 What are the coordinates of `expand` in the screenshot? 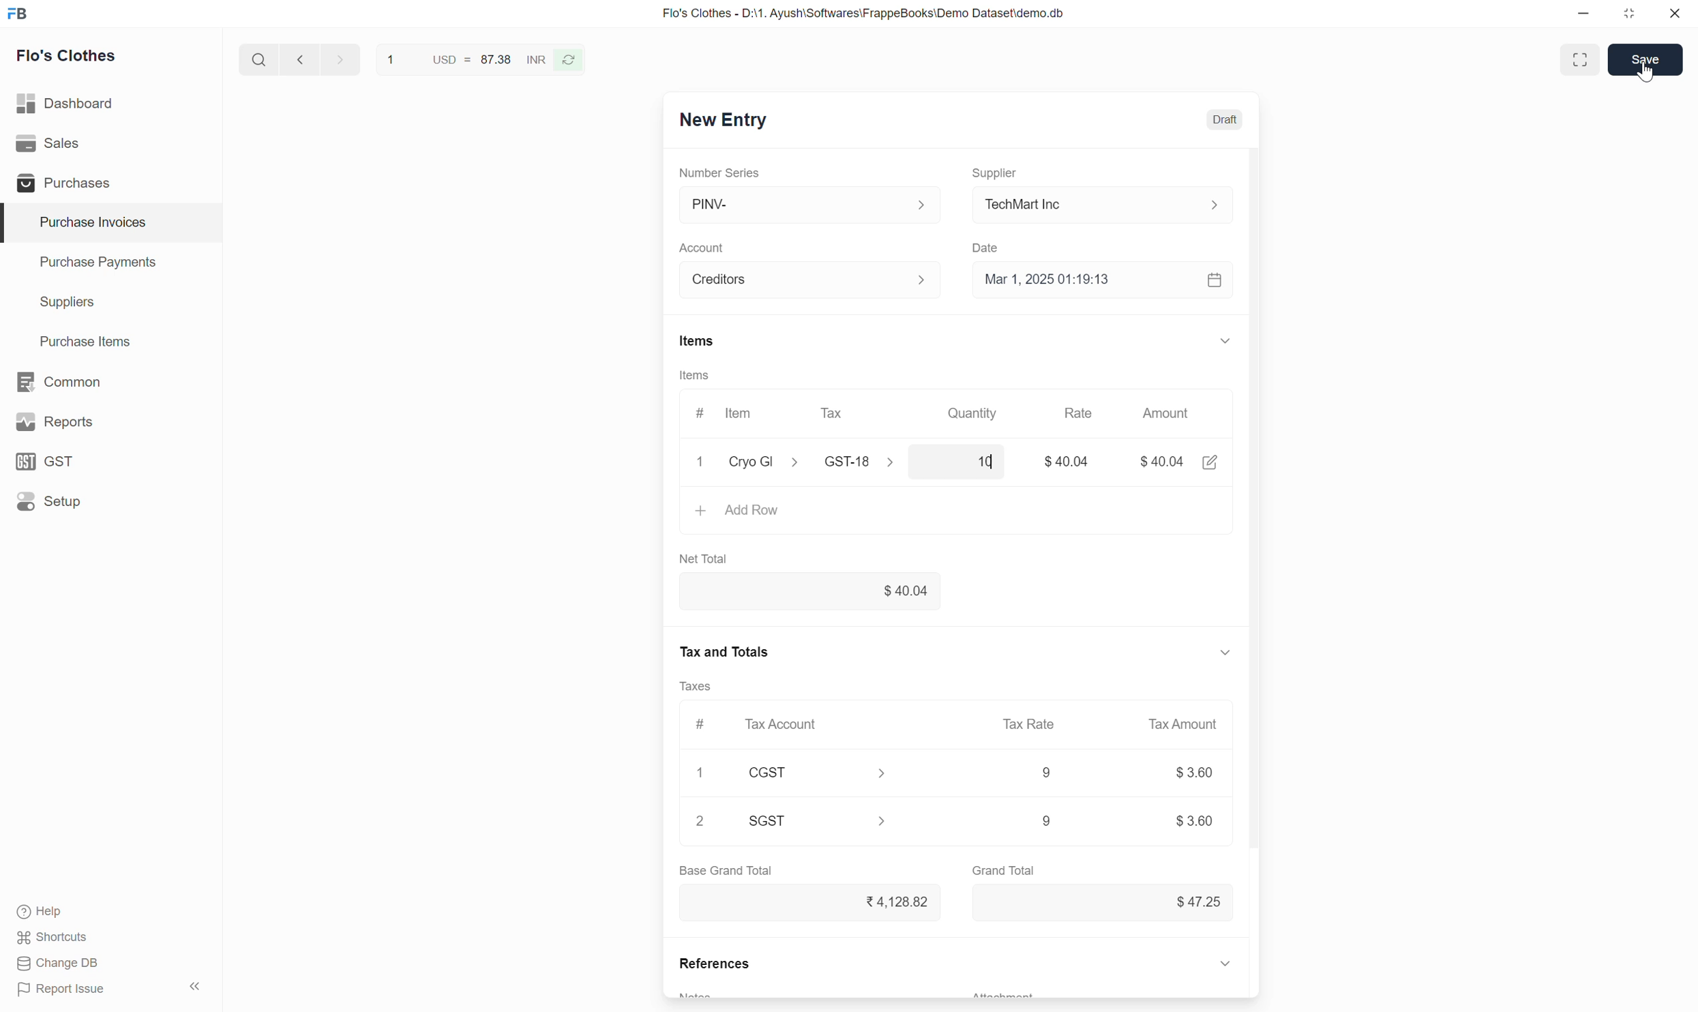 It's located at (1235, 340).